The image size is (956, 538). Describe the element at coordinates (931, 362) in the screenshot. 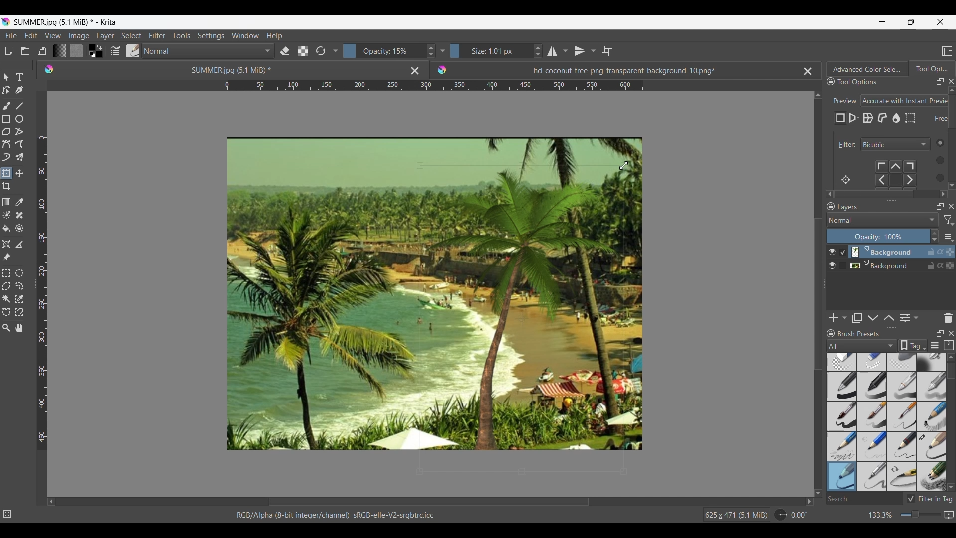

I see `airbrush soft` at that location.